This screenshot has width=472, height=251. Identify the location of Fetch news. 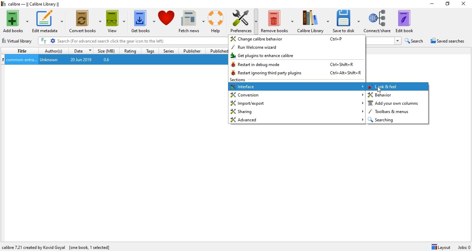
(191, 20).